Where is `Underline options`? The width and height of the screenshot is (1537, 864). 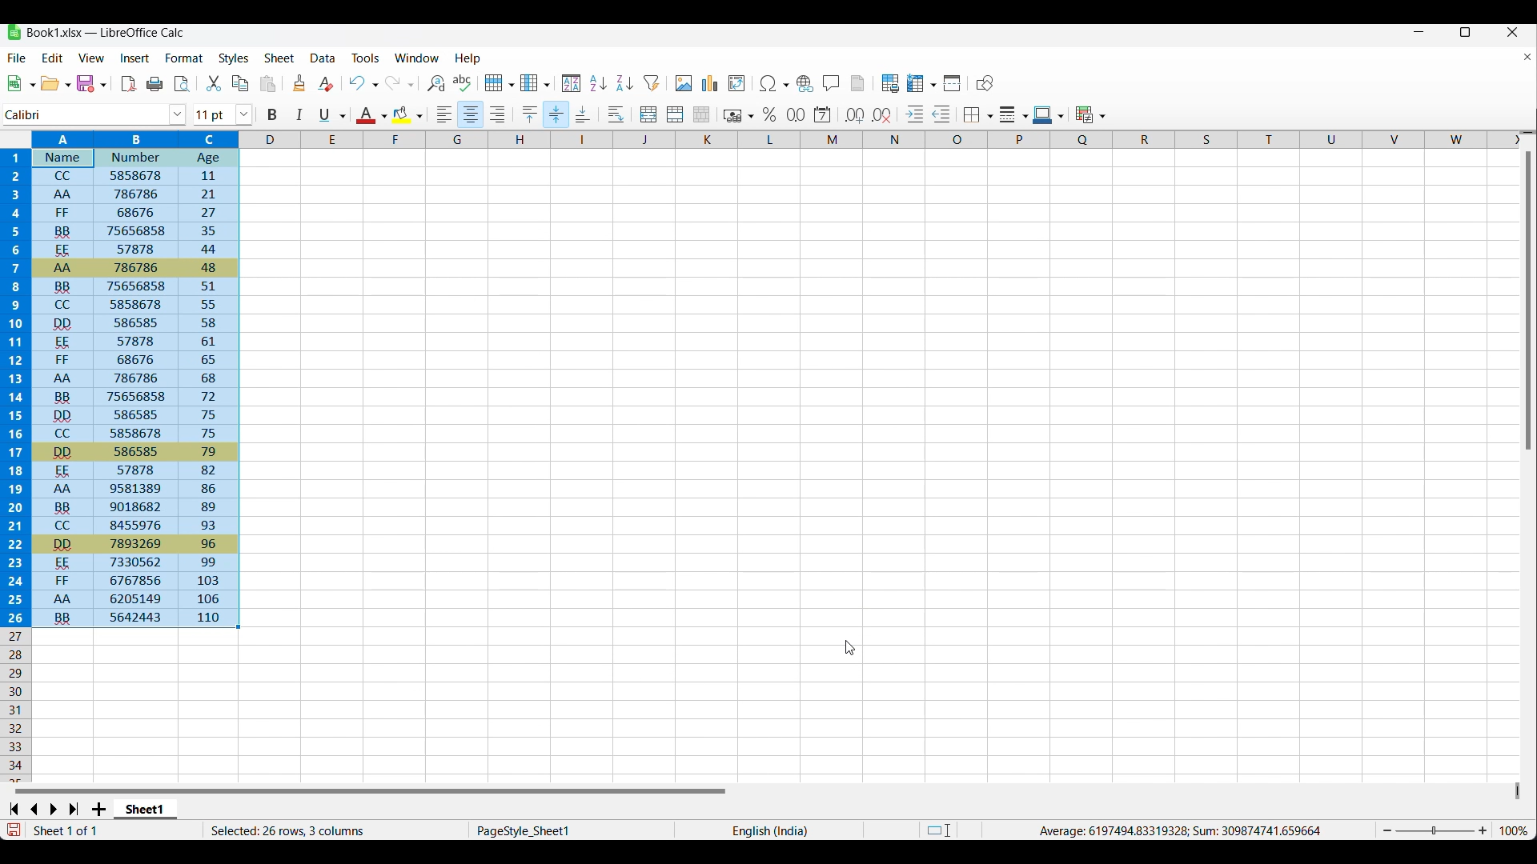
Underline options is located at coordinates (332, 115).